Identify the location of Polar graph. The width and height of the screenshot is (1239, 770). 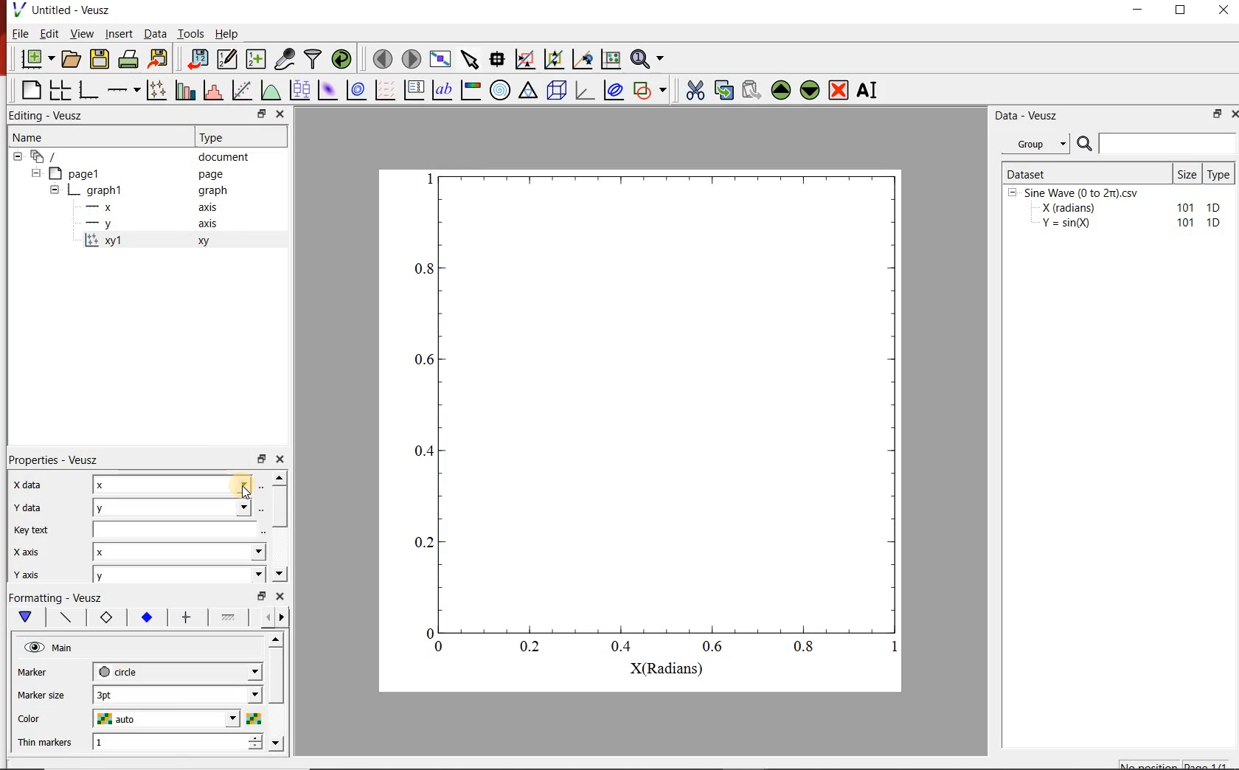
(502, 90).